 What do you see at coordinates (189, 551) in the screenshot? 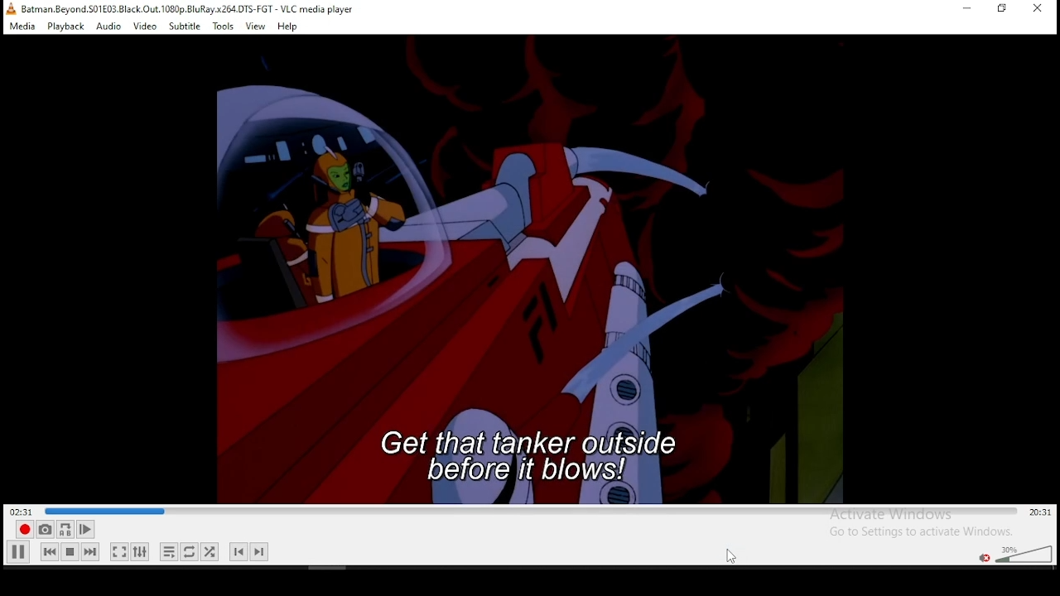
I see `toggle between loop all, loop one, and no loop` at bounding box center [189, 551].